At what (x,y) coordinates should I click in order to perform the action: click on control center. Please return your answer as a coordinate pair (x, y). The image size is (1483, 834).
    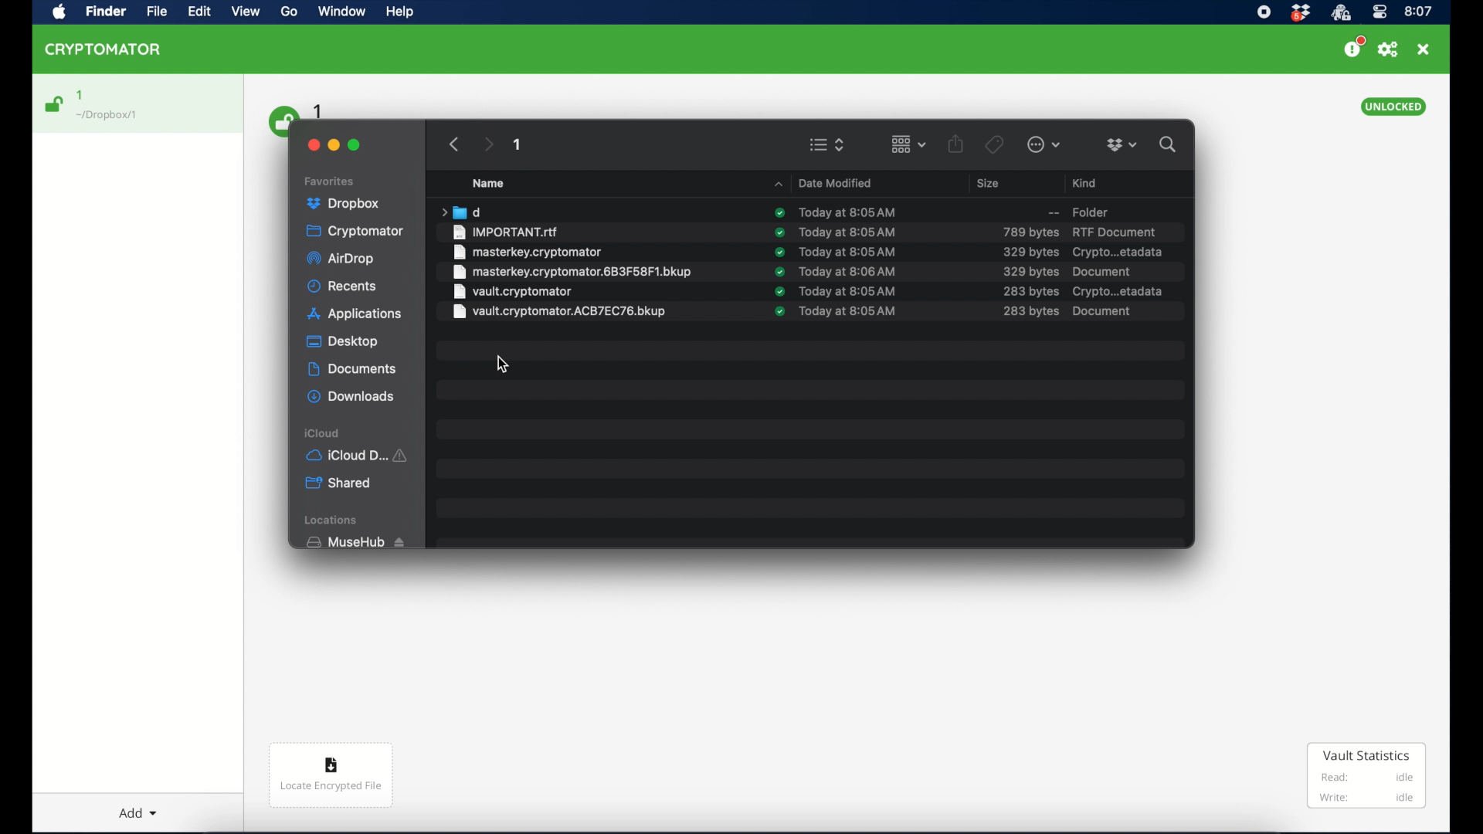
    Looking at the image, I should click on (1379, 12).